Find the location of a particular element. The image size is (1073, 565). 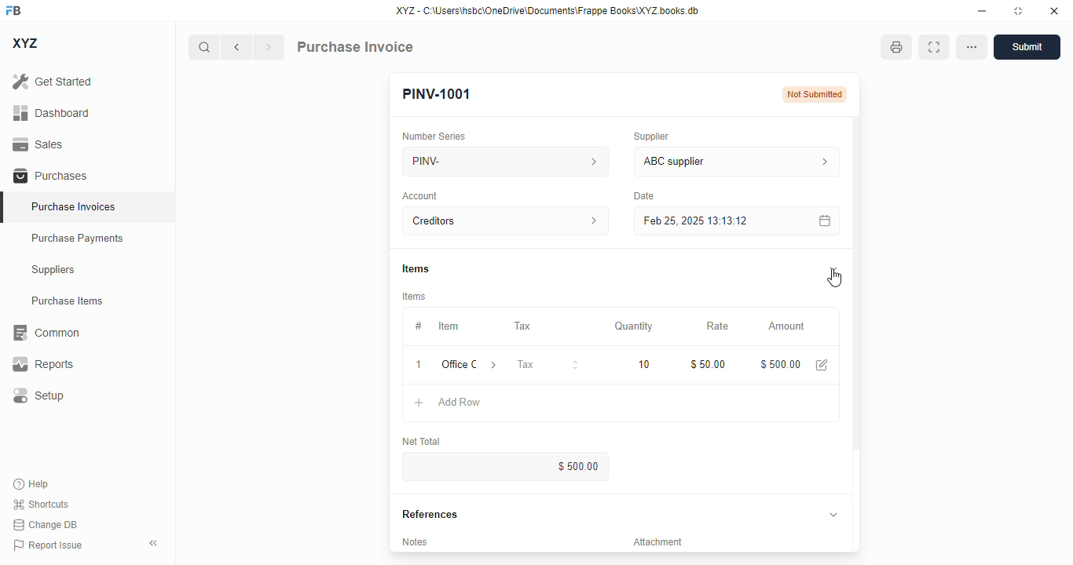

purchase invoice is located at coordinates (354, 46).